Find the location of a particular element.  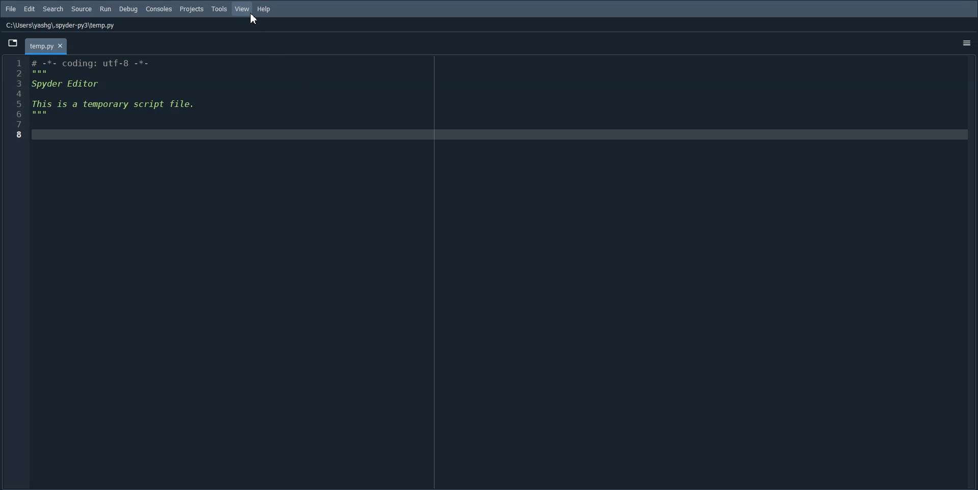

tab - temp.py is located at coordinates (45, 46).